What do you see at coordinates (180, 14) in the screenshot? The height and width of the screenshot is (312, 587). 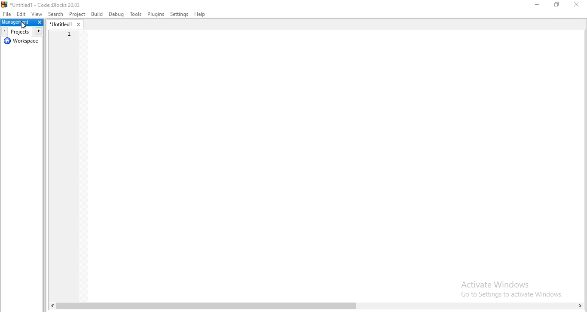 I see `Settings ` at bounding box center [180, 14].